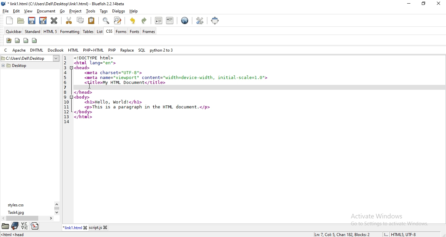  I want to click on c, so click(7, 50).